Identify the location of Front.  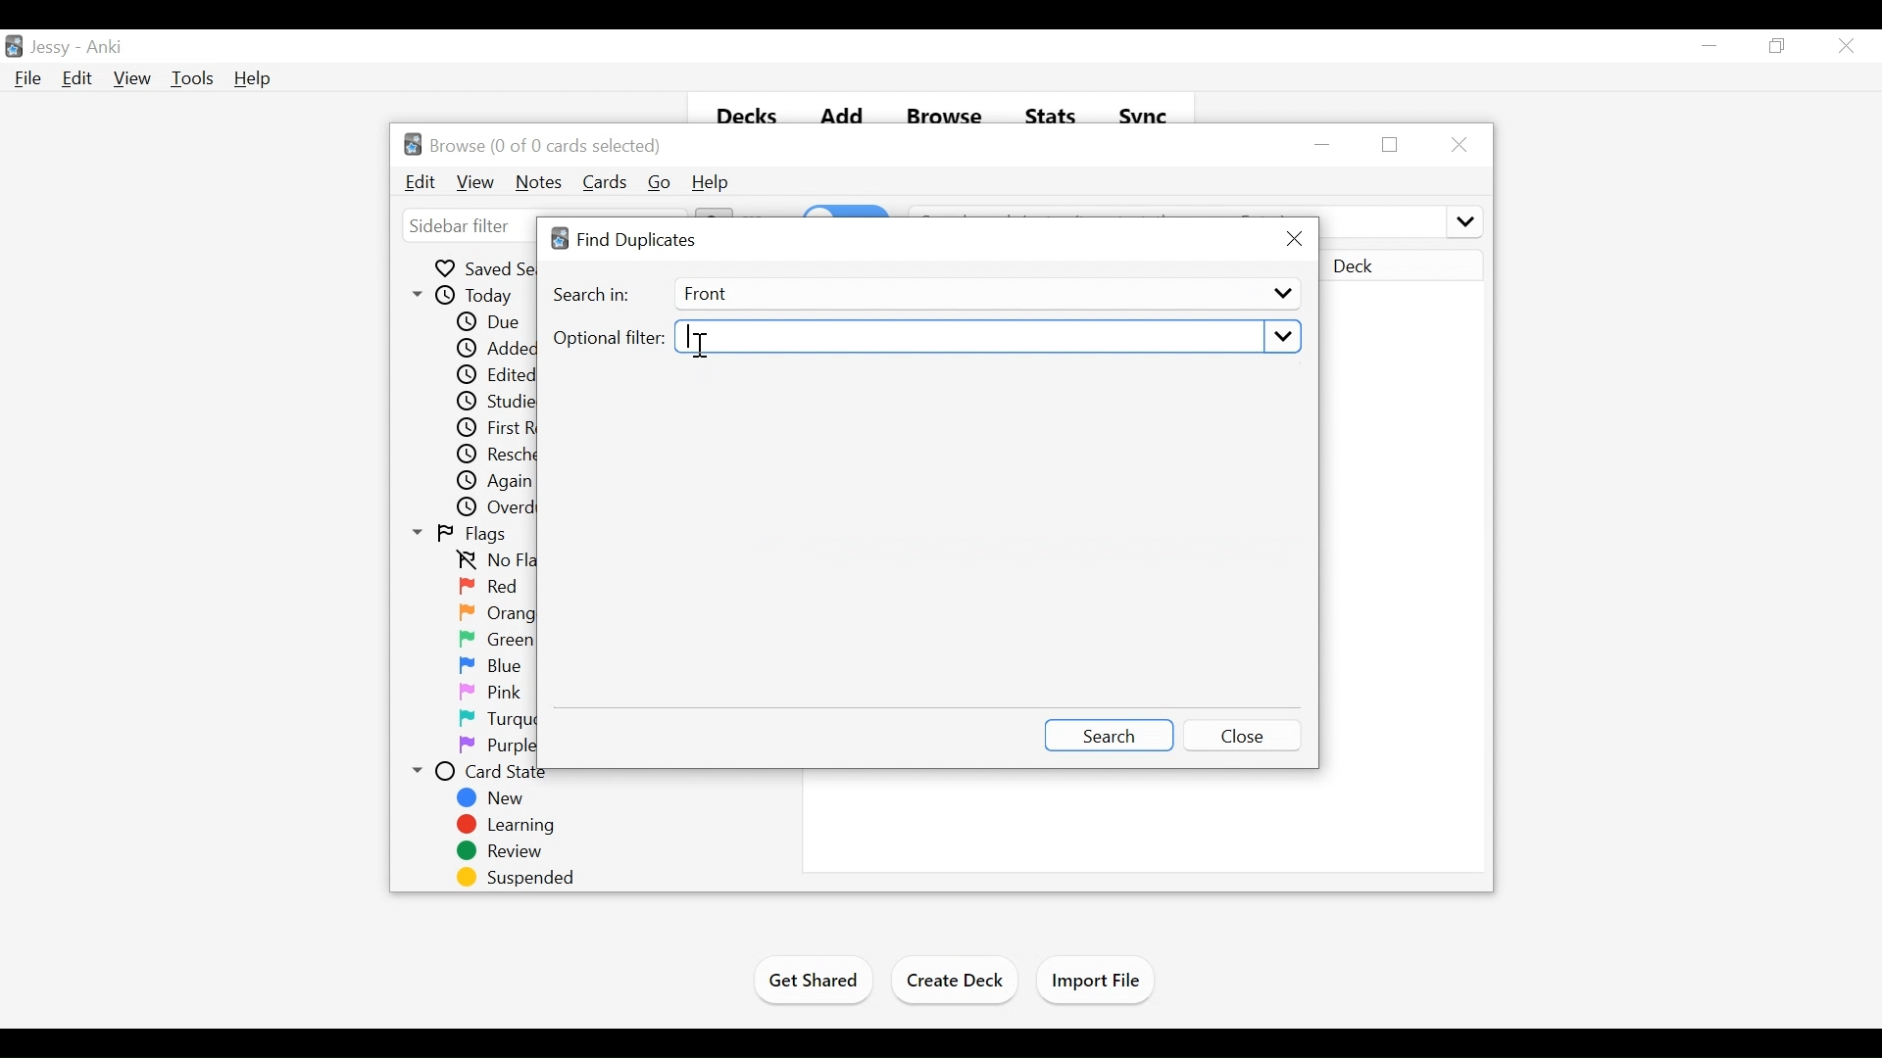
(984, 294).